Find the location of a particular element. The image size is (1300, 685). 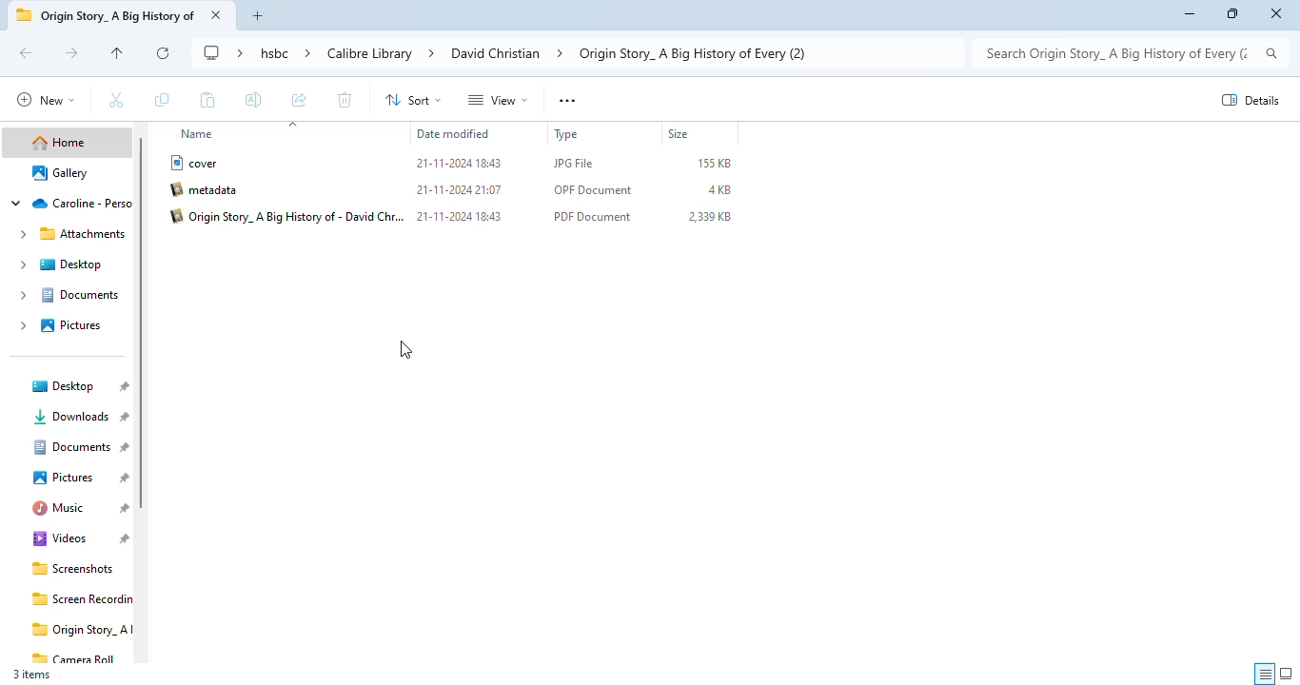

pictures is located at coordinates (57, 325).